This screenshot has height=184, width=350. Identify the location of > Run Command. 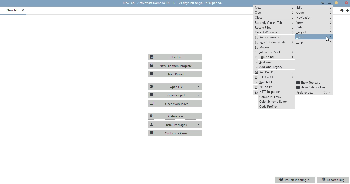
(276, 37).